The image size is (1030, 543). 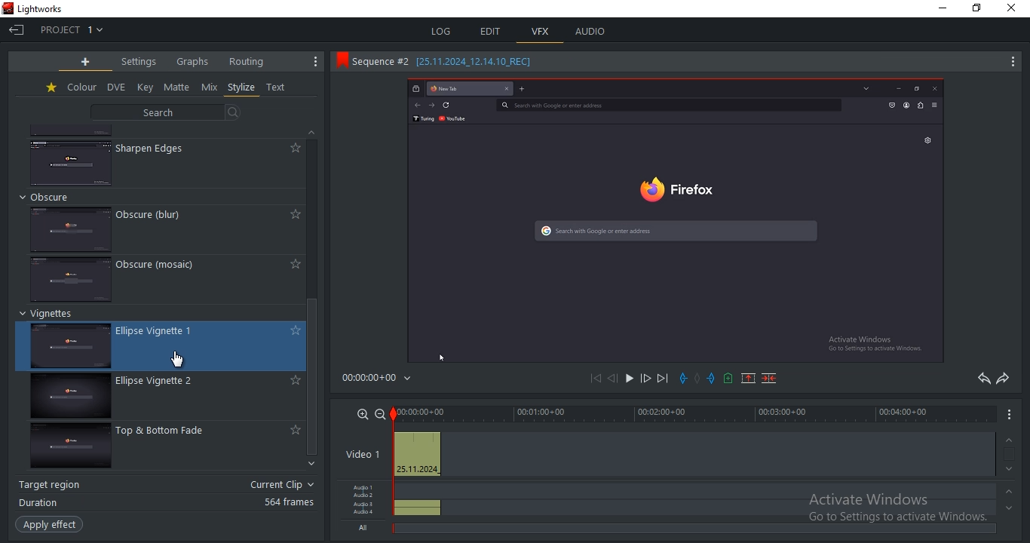 I want to click on obsure, so click(x=72, y=278).